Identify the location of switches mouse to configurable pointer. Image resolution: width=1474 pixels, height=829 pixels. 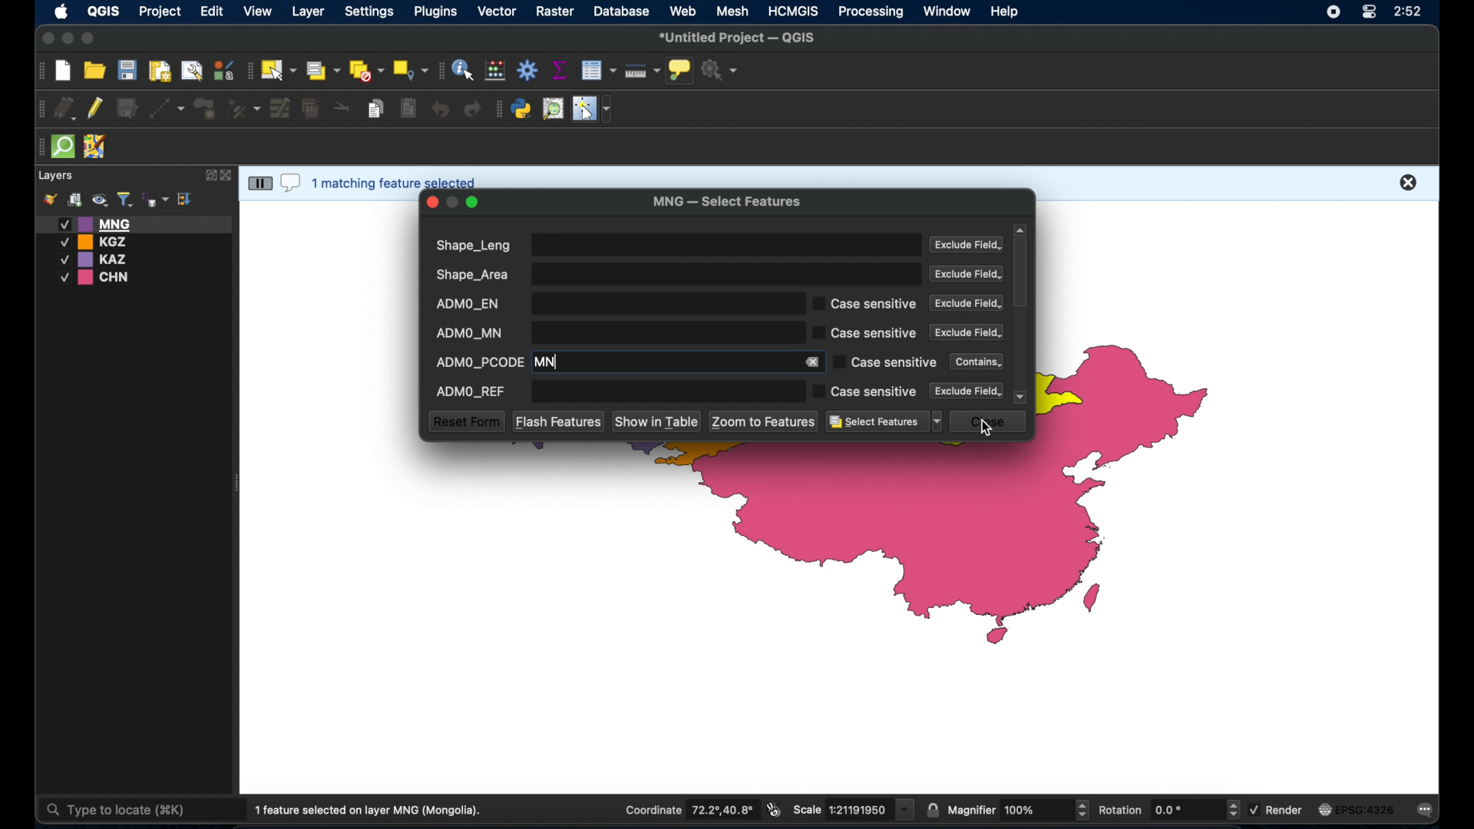
(592, 109).